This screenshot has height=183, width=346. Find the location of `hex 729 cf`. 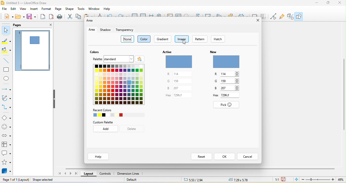

hex 729 cf is located at coordinates (179, 96).